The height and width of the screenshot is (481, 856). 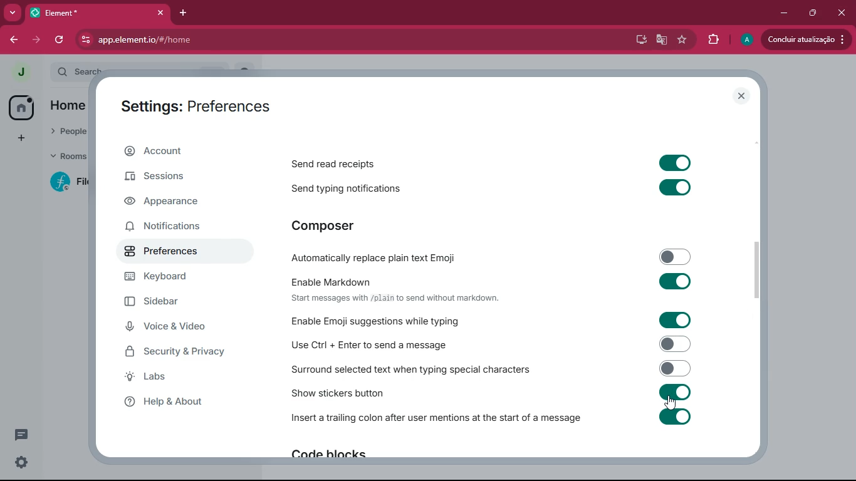 What do you see at coordinates (812, 12) in the screenshot?
I see `maximize` at bounding box center [812, 12].